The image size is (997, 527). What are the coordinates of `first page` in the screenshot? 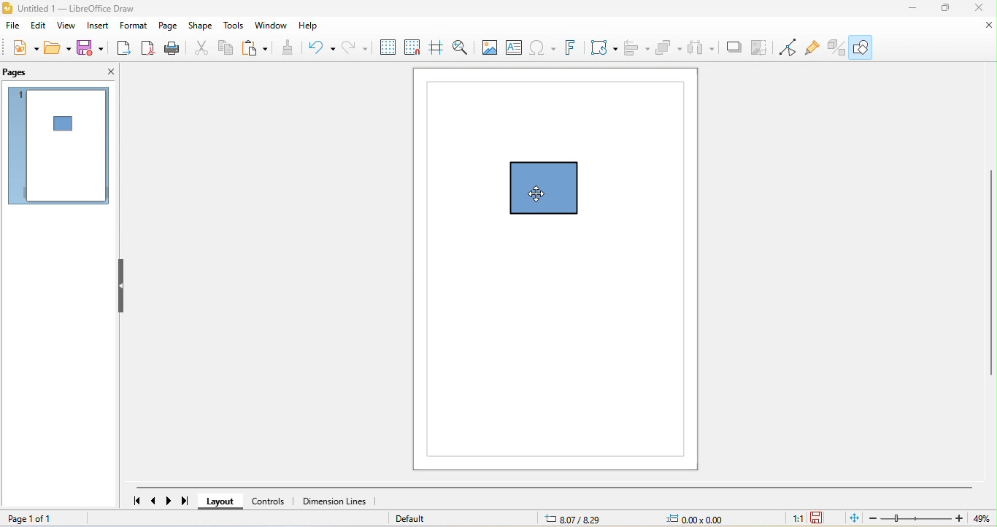 It's located at (132, 501).